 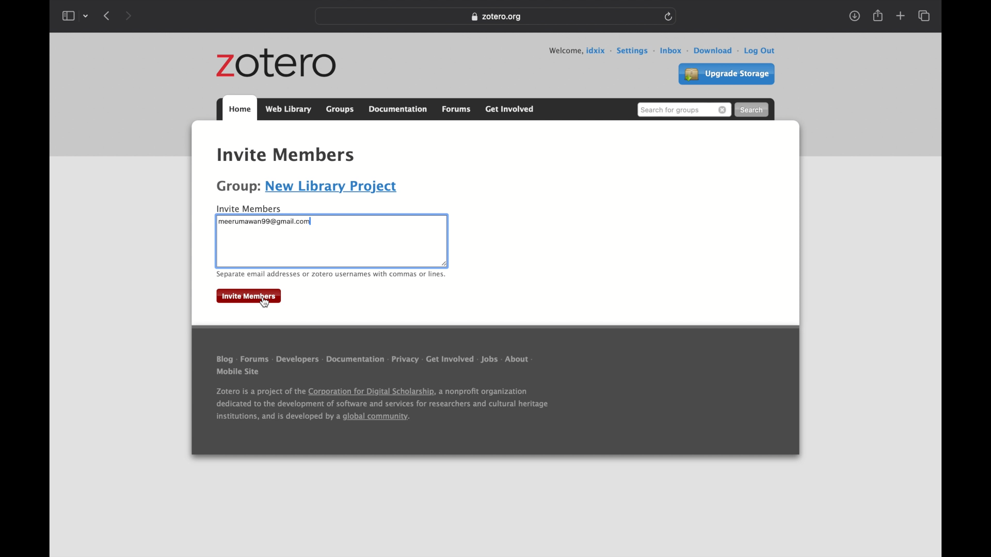 What do you see at coordinates (267, 221) in the screenshot?
I see `meerumawan99@gmail.com` at bounding box center [267, 221].